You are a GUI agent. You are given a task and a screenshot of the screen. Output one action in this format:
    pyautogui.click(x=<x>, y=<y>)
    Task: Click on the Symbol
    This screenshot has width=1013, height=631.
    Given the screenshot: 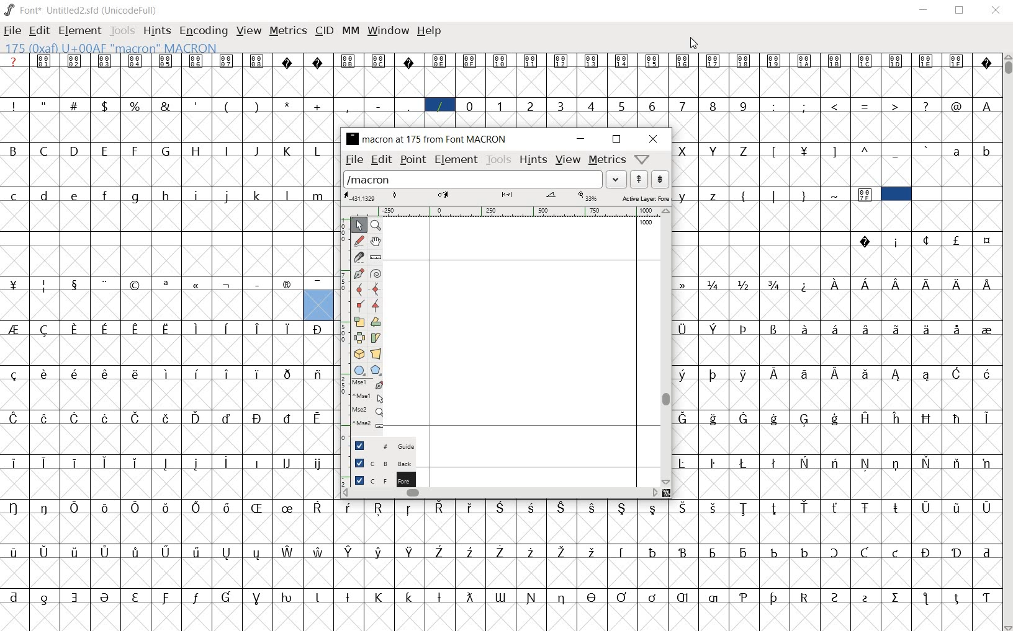 What is the action you would take?
    pyautogui.click(x=926, y=374)
    